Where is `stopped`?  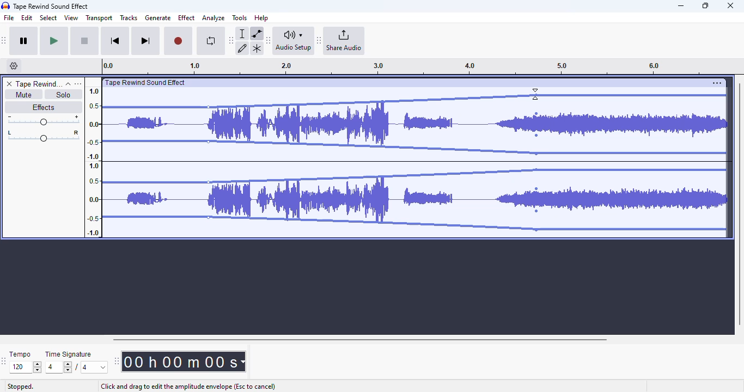 stopped is located at coordinates (21, 387).